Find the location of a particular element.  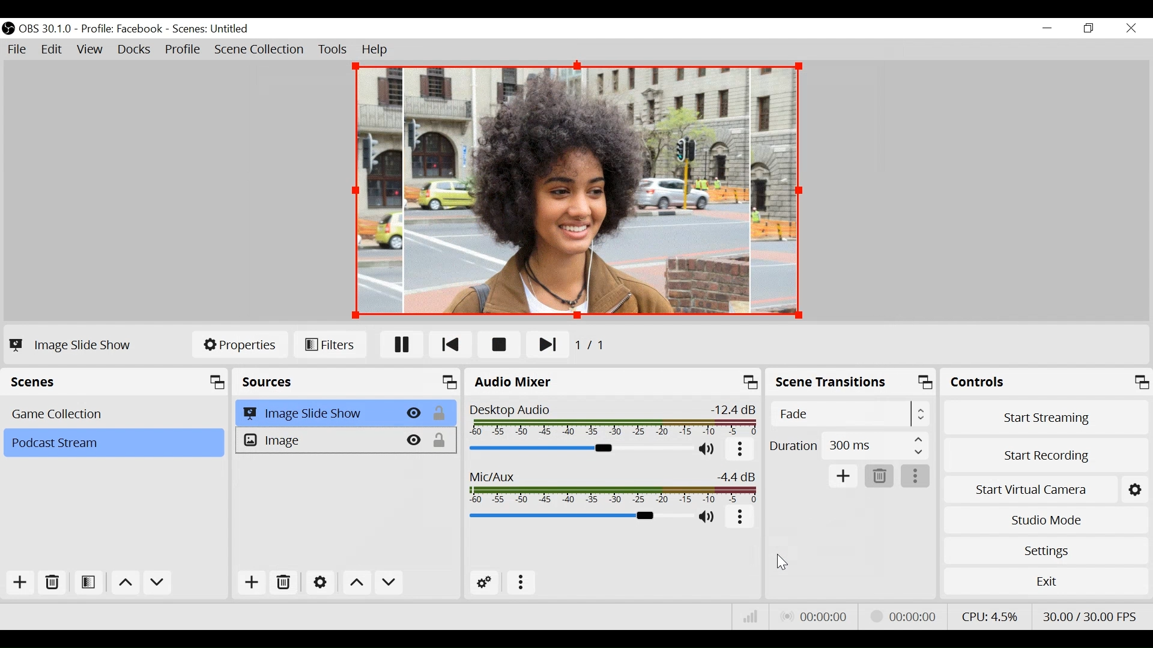

Previous is located at coordinates (452, 344).